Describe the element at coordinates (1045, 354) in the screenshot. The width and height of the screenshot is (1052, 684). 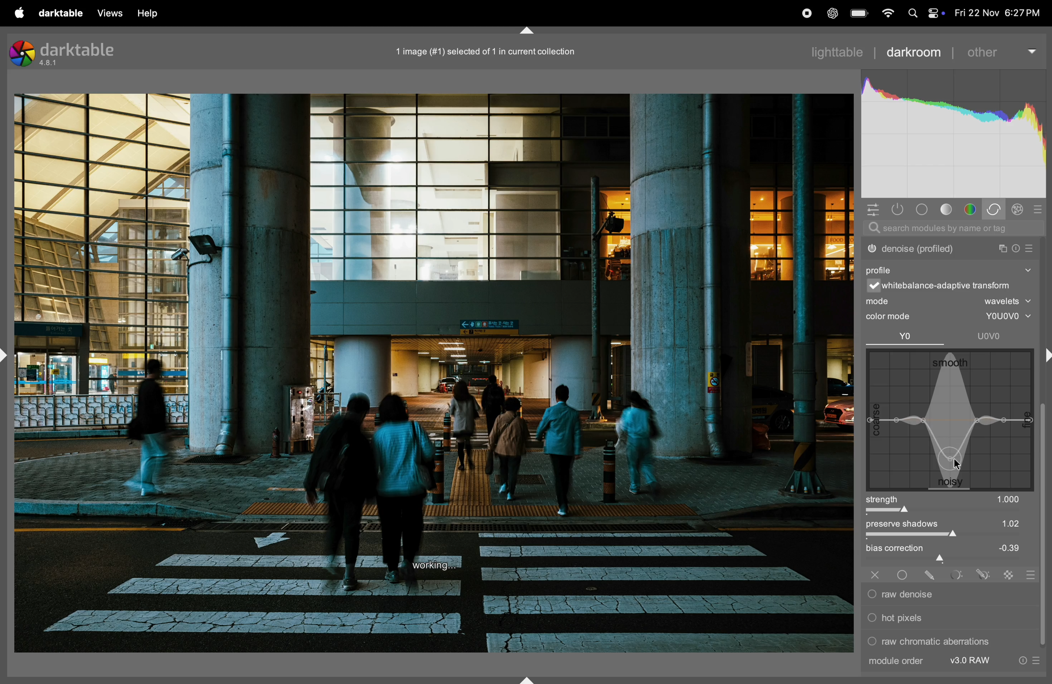
I see `shift+ctrl+r` at that location.